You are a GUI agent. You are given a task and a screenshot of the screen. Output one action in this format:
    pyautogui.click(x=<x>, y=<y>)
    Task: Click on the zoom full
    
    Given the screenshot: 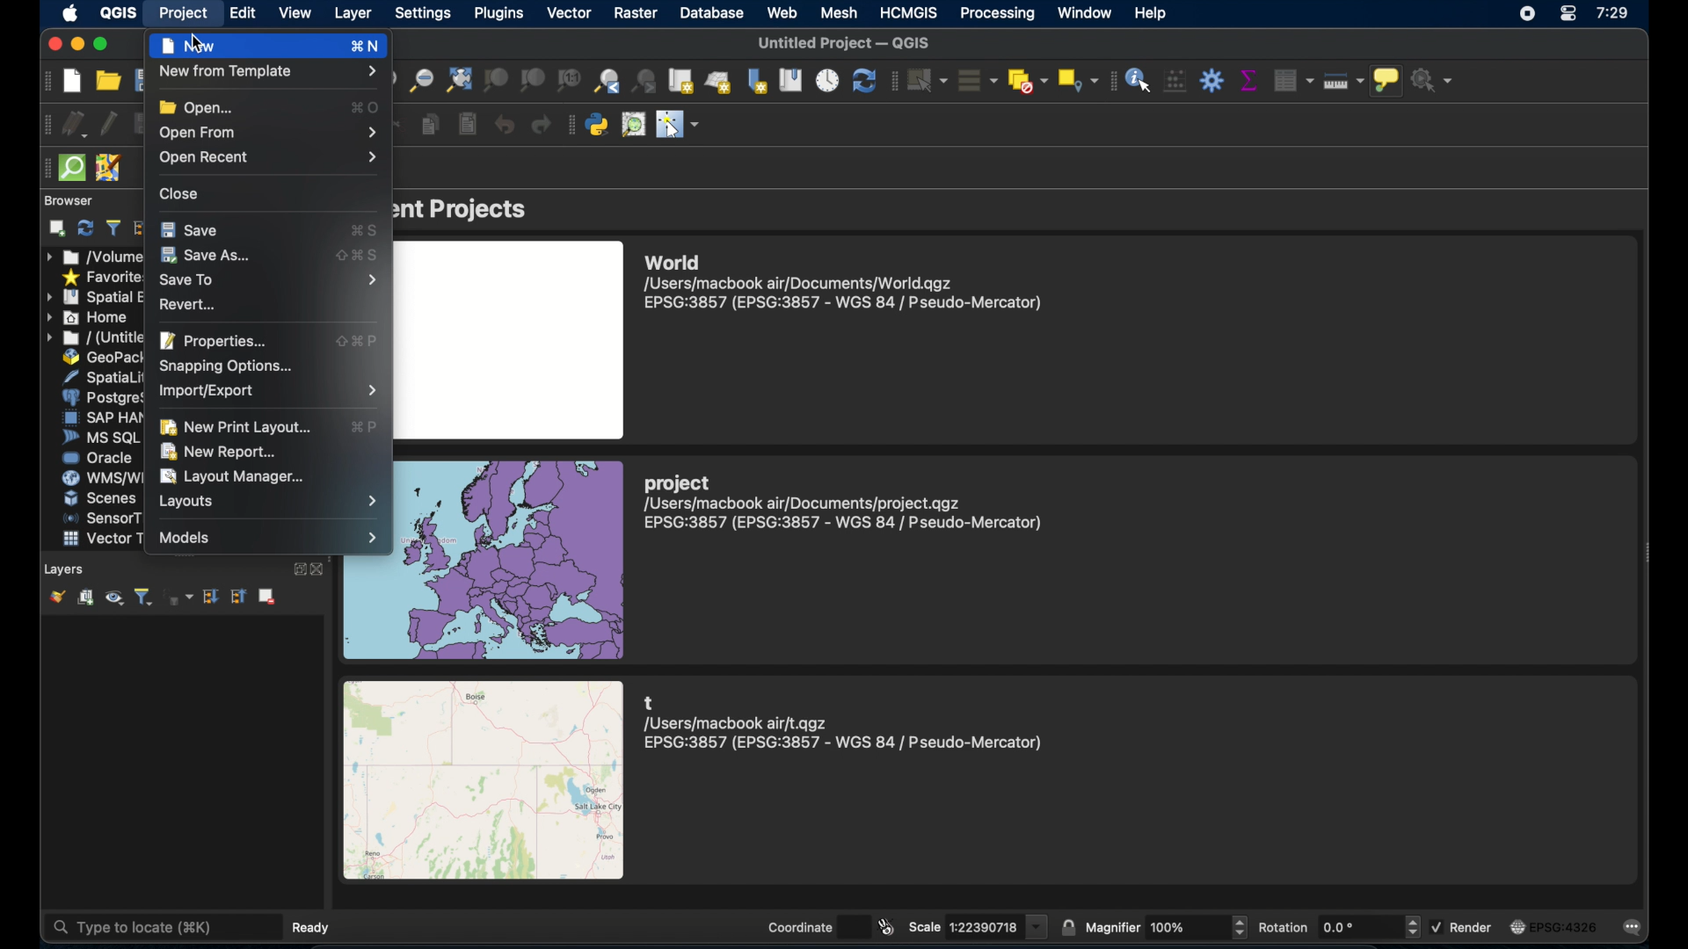 What is the action you would take?
    pyautogui.click(x=460, y=82)
    